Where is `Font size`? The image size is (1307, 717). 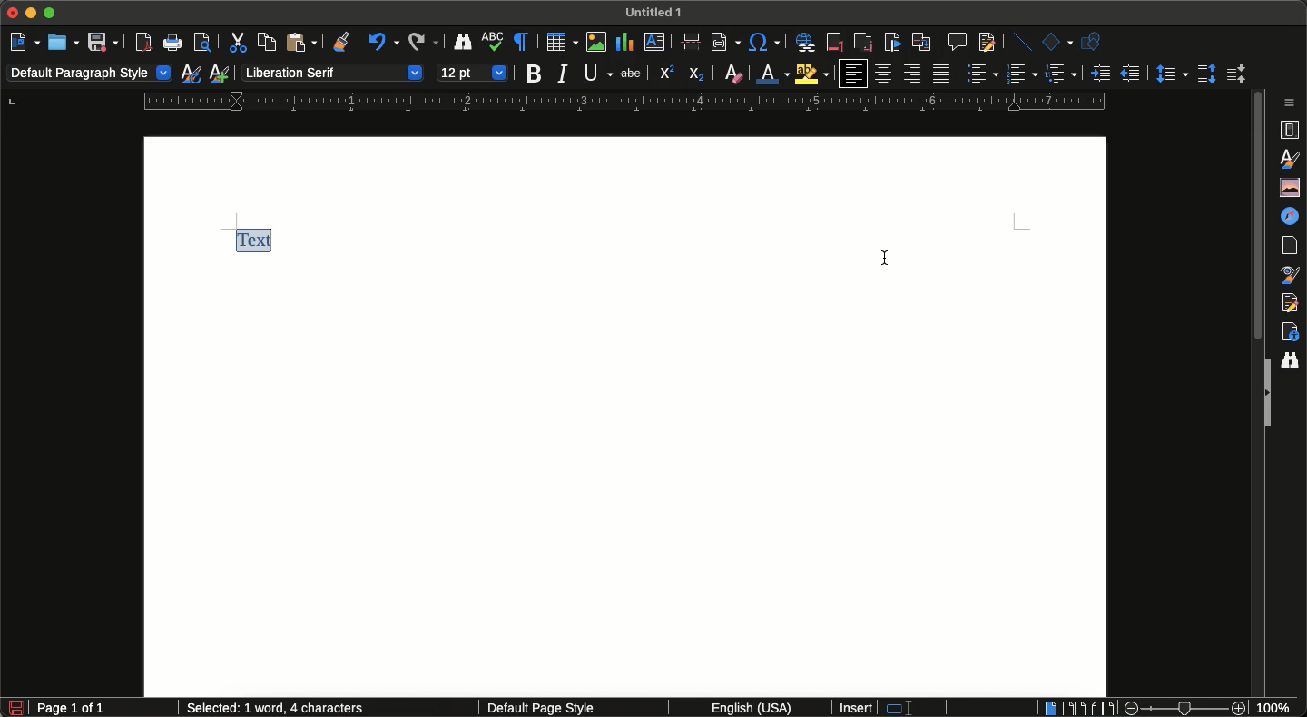
Font size is located at coordinates (473, 71).